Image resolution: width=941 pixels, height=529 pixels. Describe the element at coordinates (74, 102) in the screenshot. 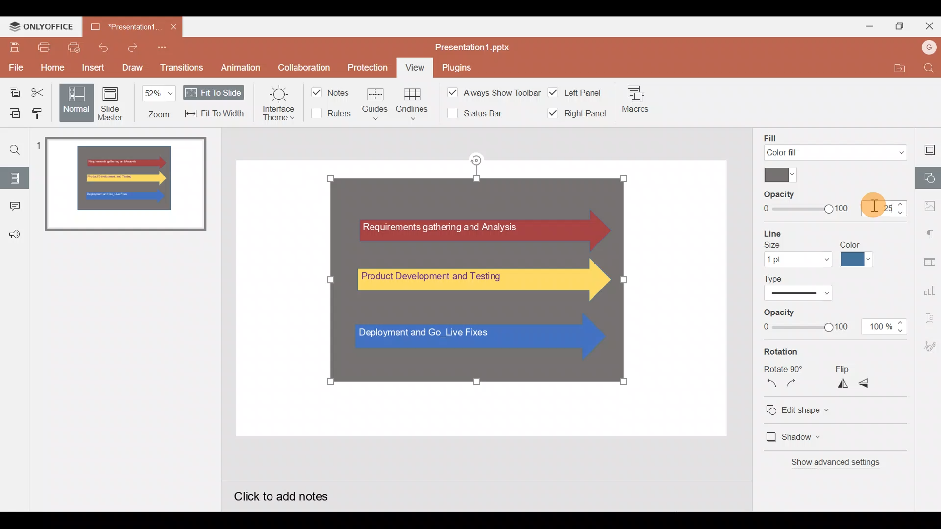

I see `Normal` at that location.